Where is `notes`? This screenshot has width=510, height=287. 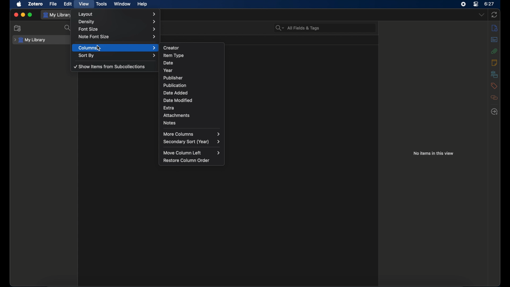 notes is located at coordinates (170, 123).